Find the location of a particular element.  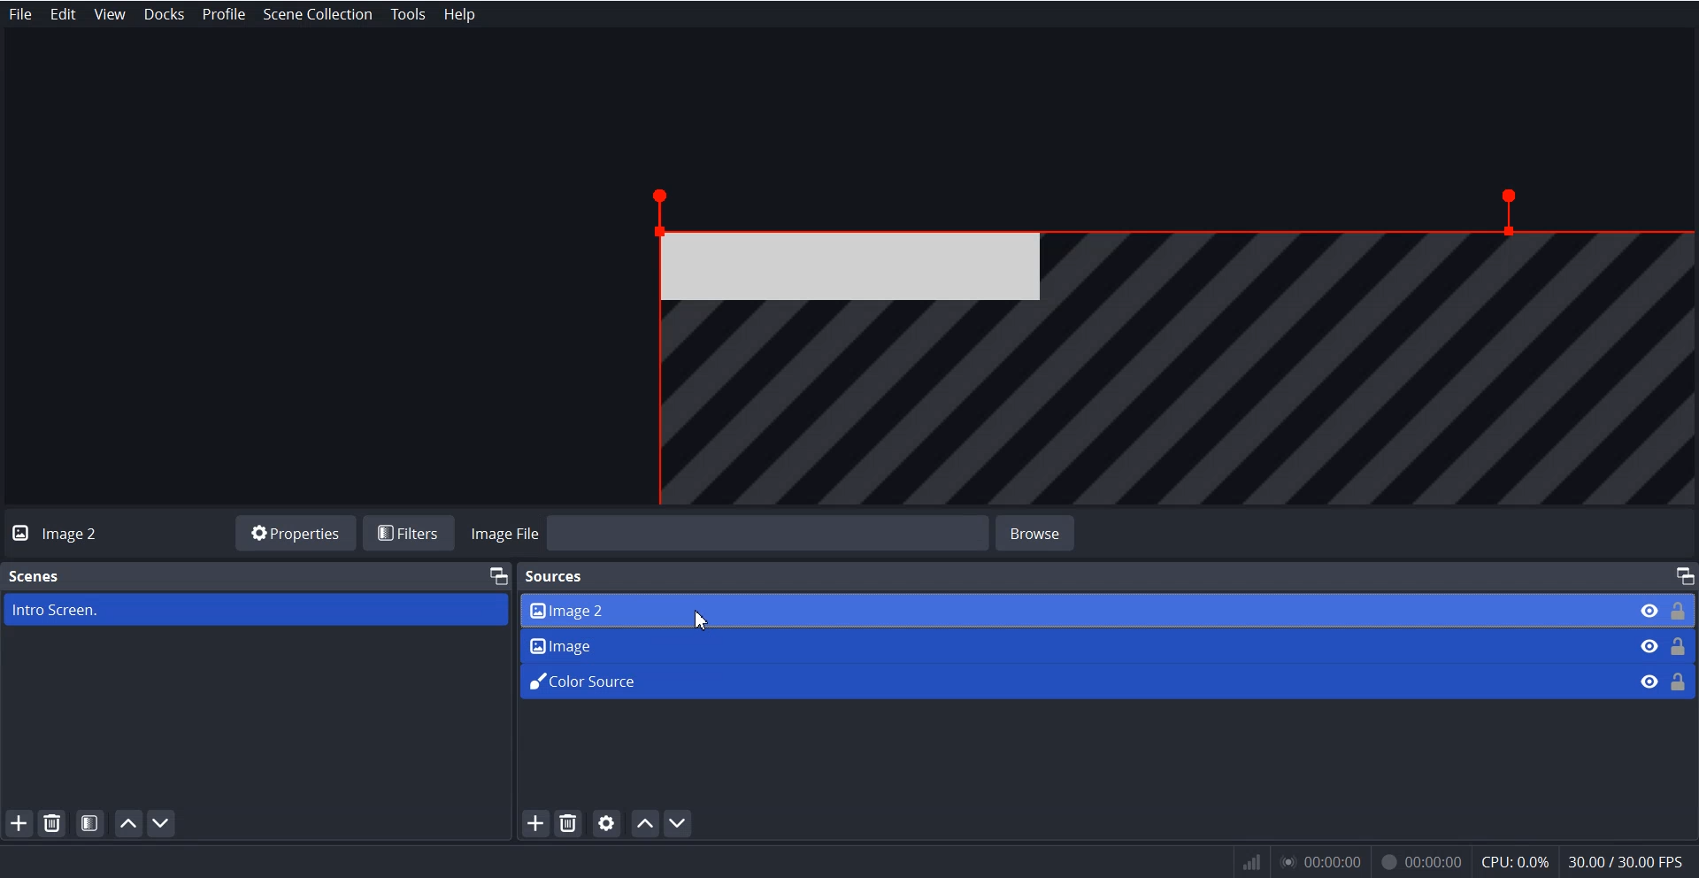

Scenes is located at coordinates (34, 576).